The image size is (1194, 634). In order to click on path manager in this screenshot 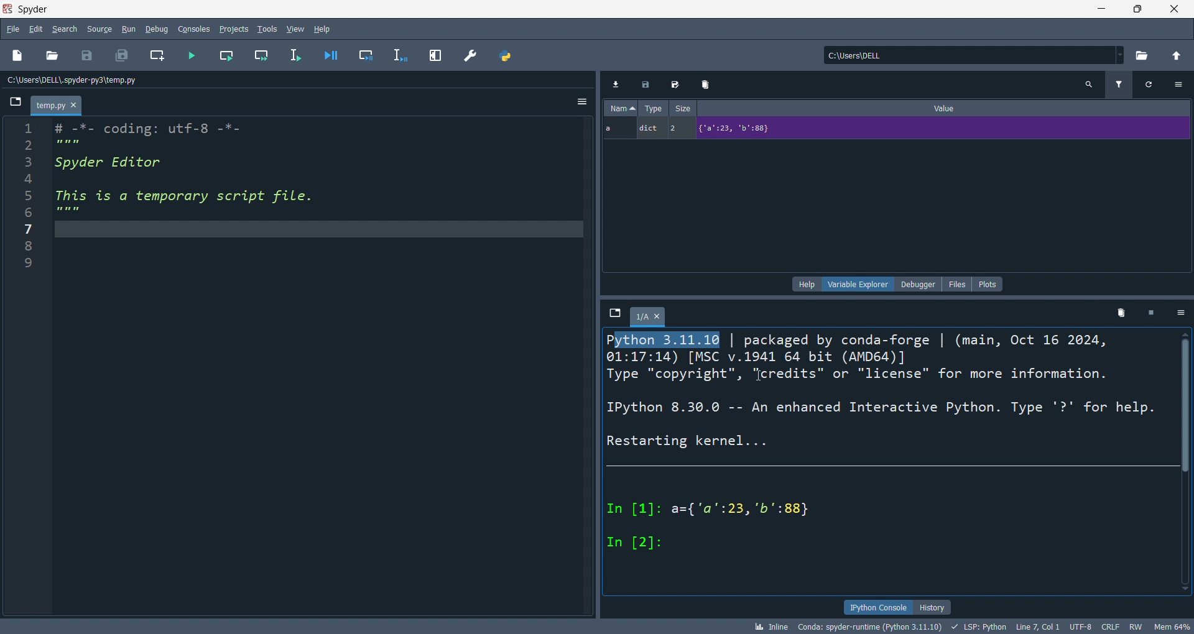, I will do `click(507, 57)`.